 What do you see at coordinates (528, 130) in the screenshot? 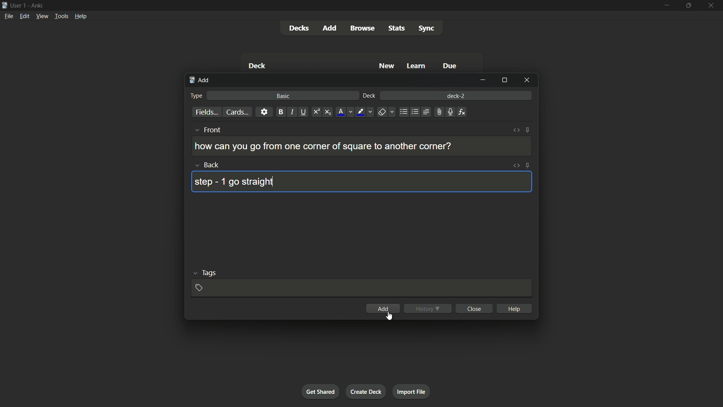
I see `toggle sticky` at bounding box center [528, 130].